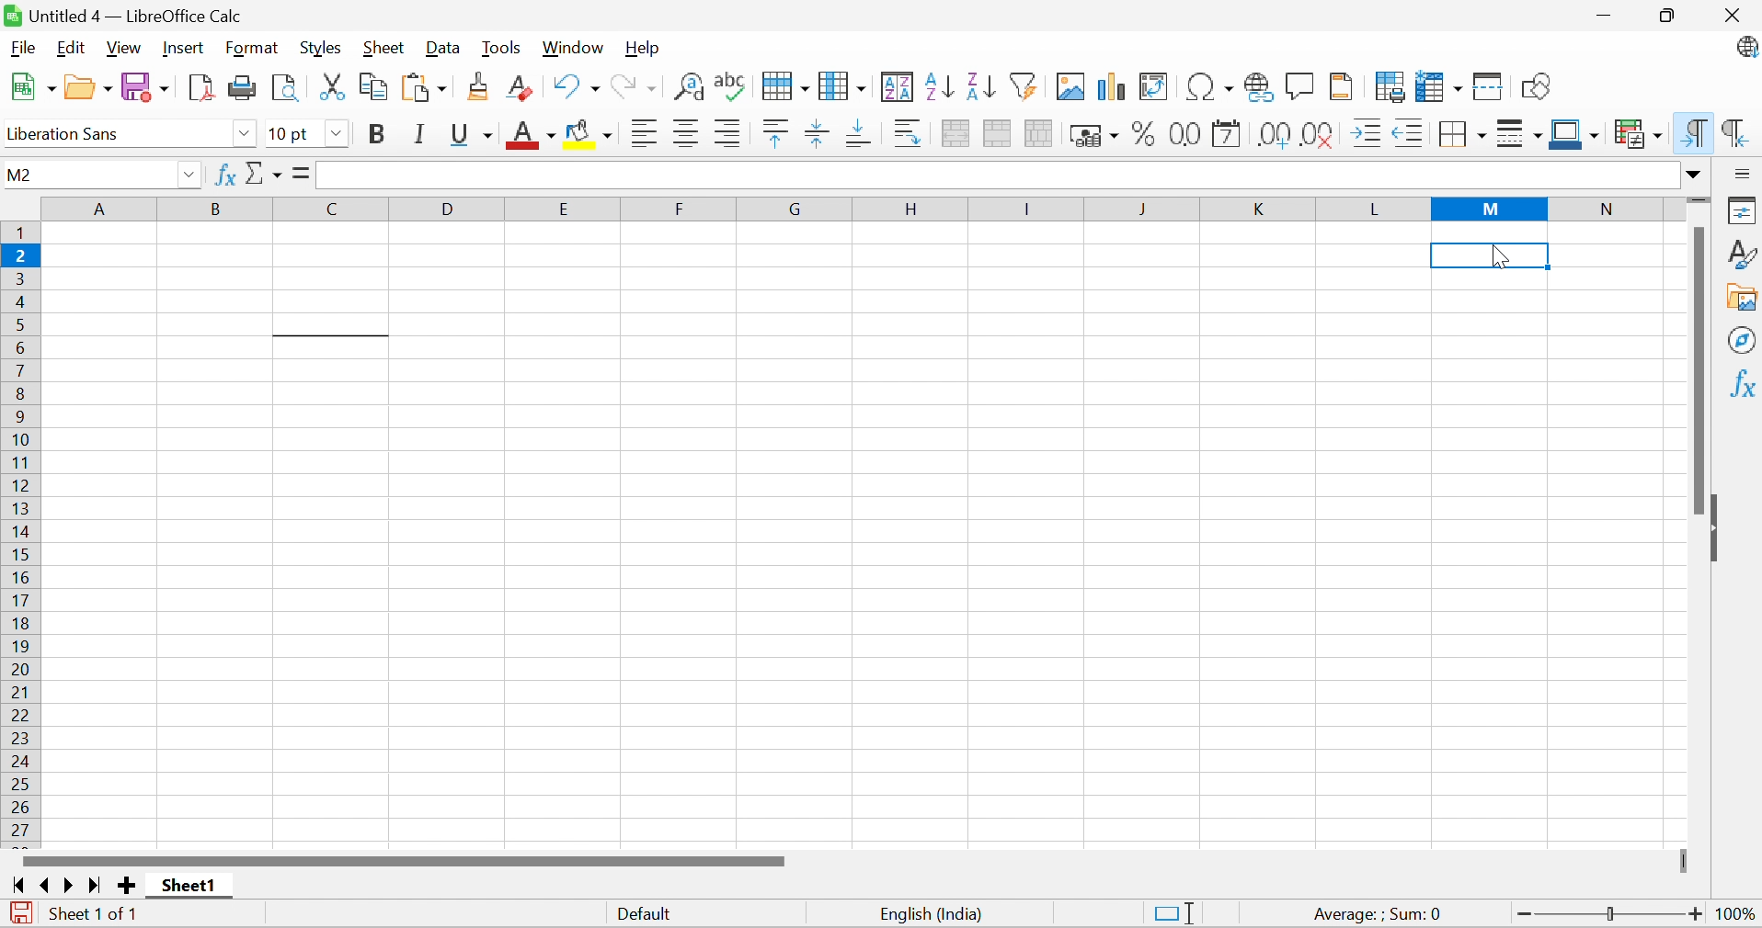 The image size is (1762, 928). Describe the element at coordinates (124, 49) in the screenshot. I see `View` at that location.